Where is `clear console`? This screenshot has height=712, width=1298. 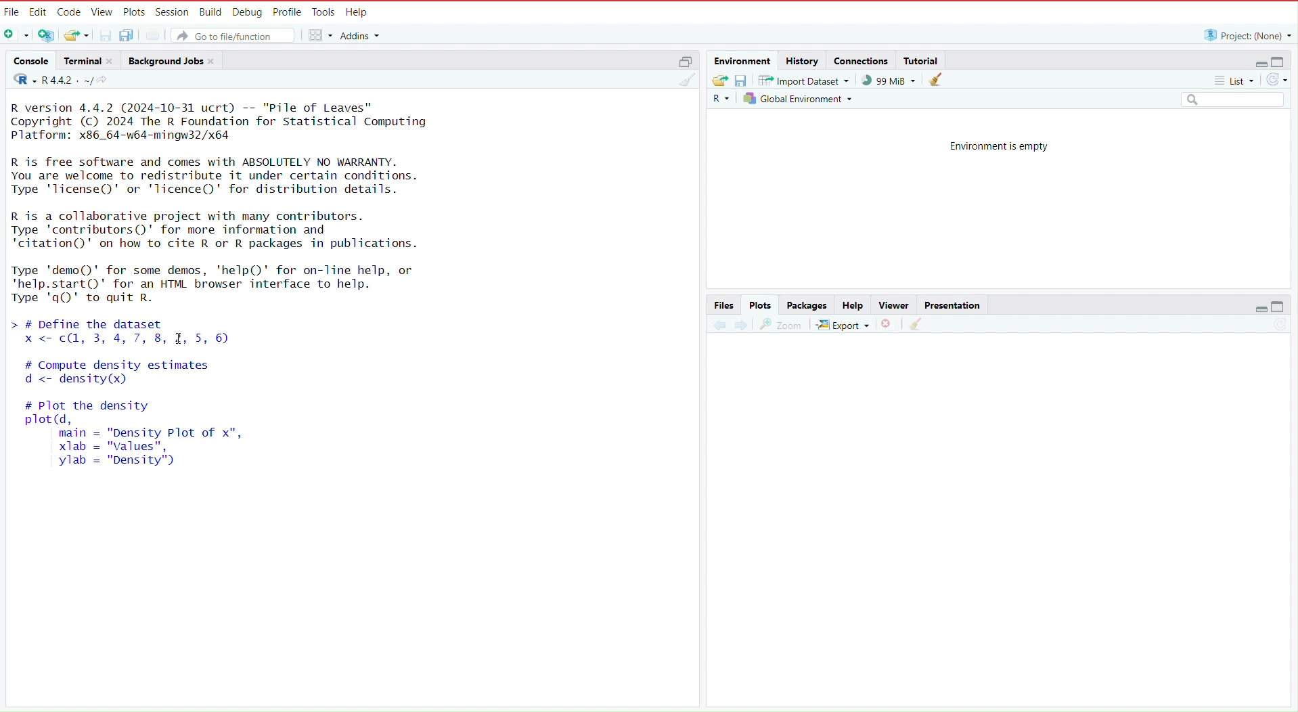 clear console is located at coordinates (686, 81).